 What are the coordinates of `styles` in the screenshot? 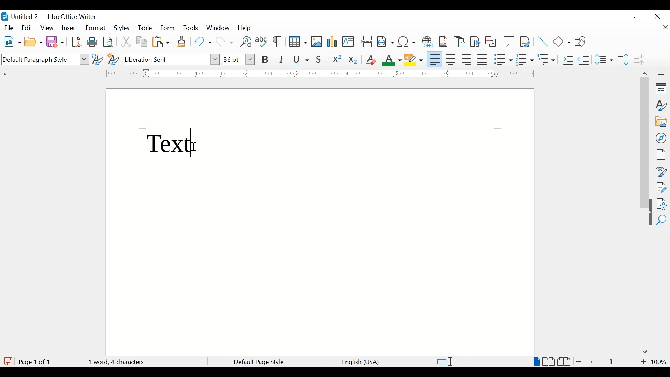 It's located at (662, 105).